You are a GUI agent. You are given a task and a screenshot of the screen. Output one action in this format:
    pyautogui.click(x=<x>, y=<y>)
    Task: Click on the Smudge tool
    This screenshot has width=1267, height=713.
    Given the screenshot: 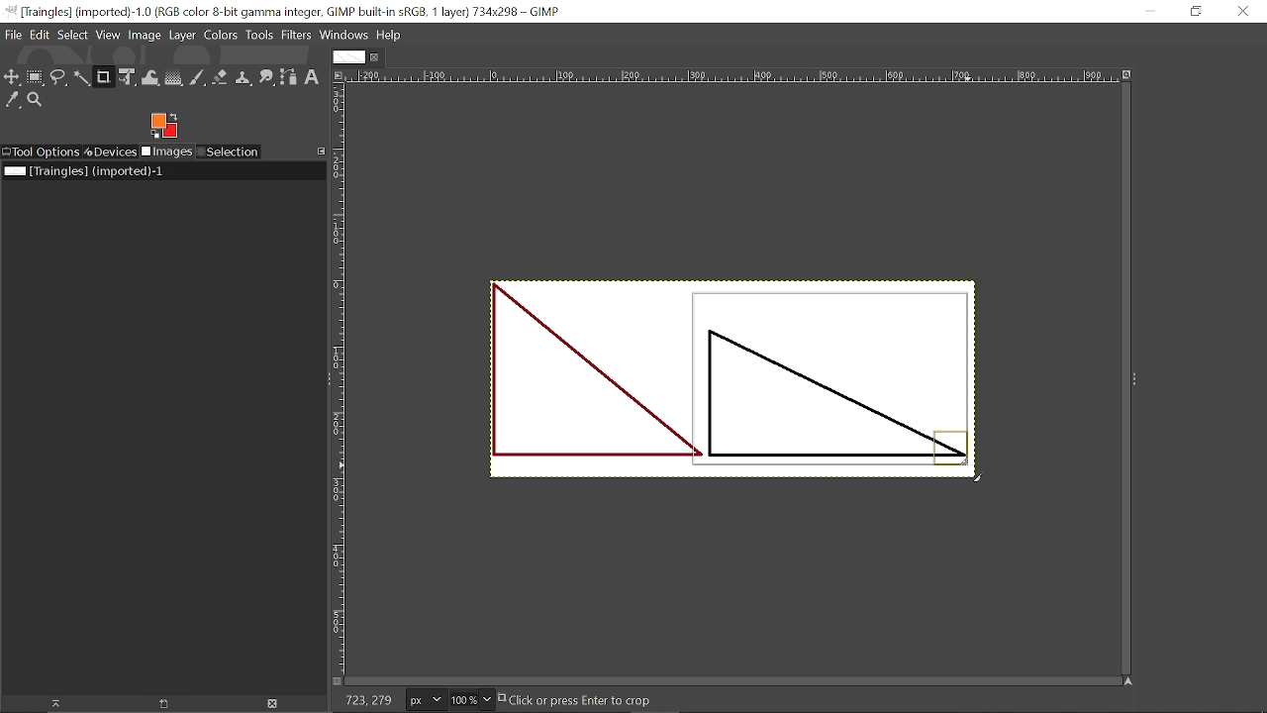 What is the action you would take?
    pyautogui.click(x=265, y=78)
    